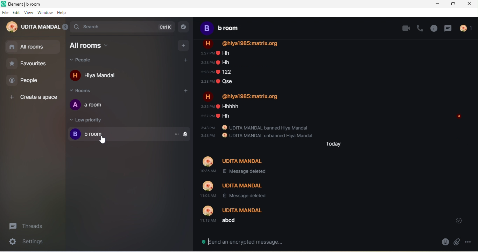 This screenshot has width=478, height=252. Describe the element at coordinates (92, 106) in the screenshot. I see `a room` at that location.